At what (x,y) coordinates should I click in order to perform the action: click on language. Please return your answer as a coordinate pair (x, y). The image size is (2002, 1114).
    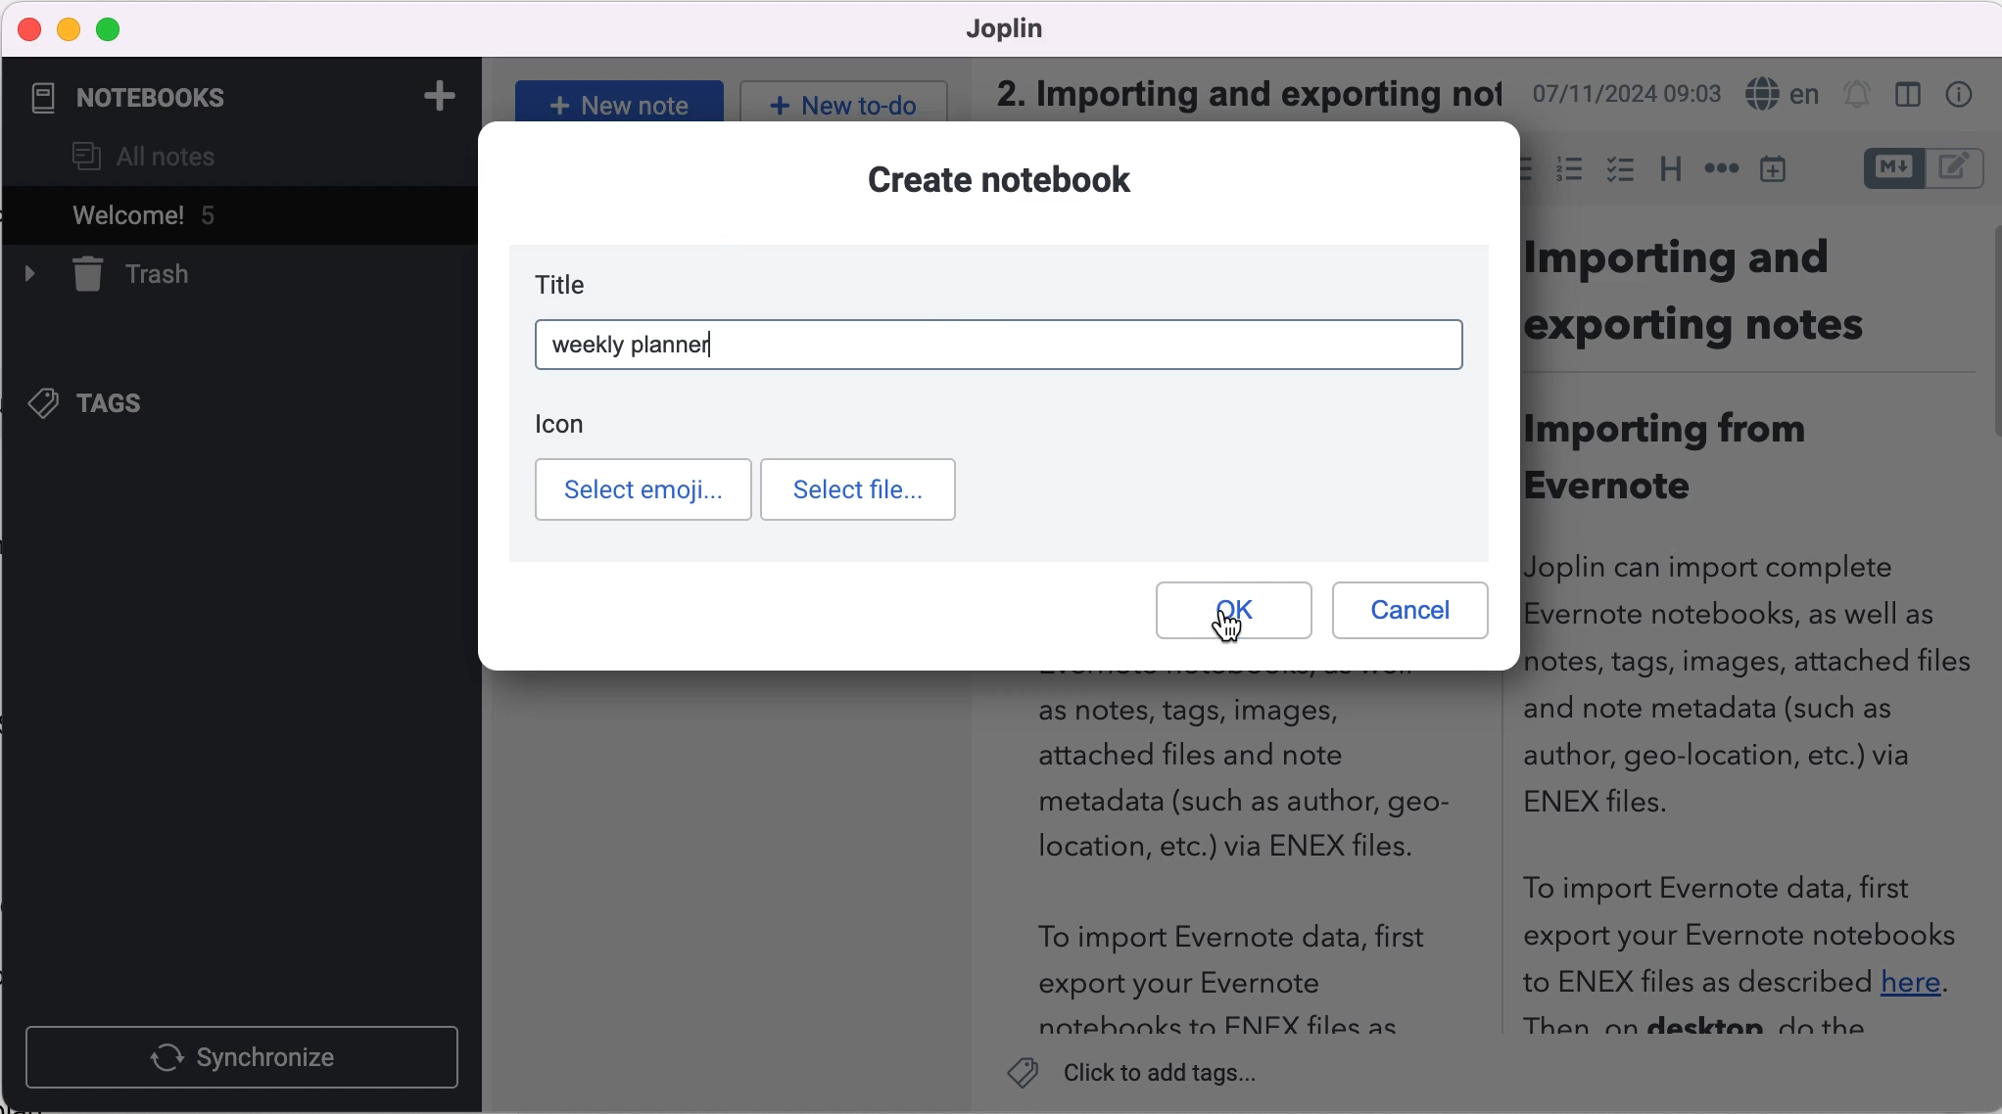
    Looking at the image, I should click on (1778, 95).